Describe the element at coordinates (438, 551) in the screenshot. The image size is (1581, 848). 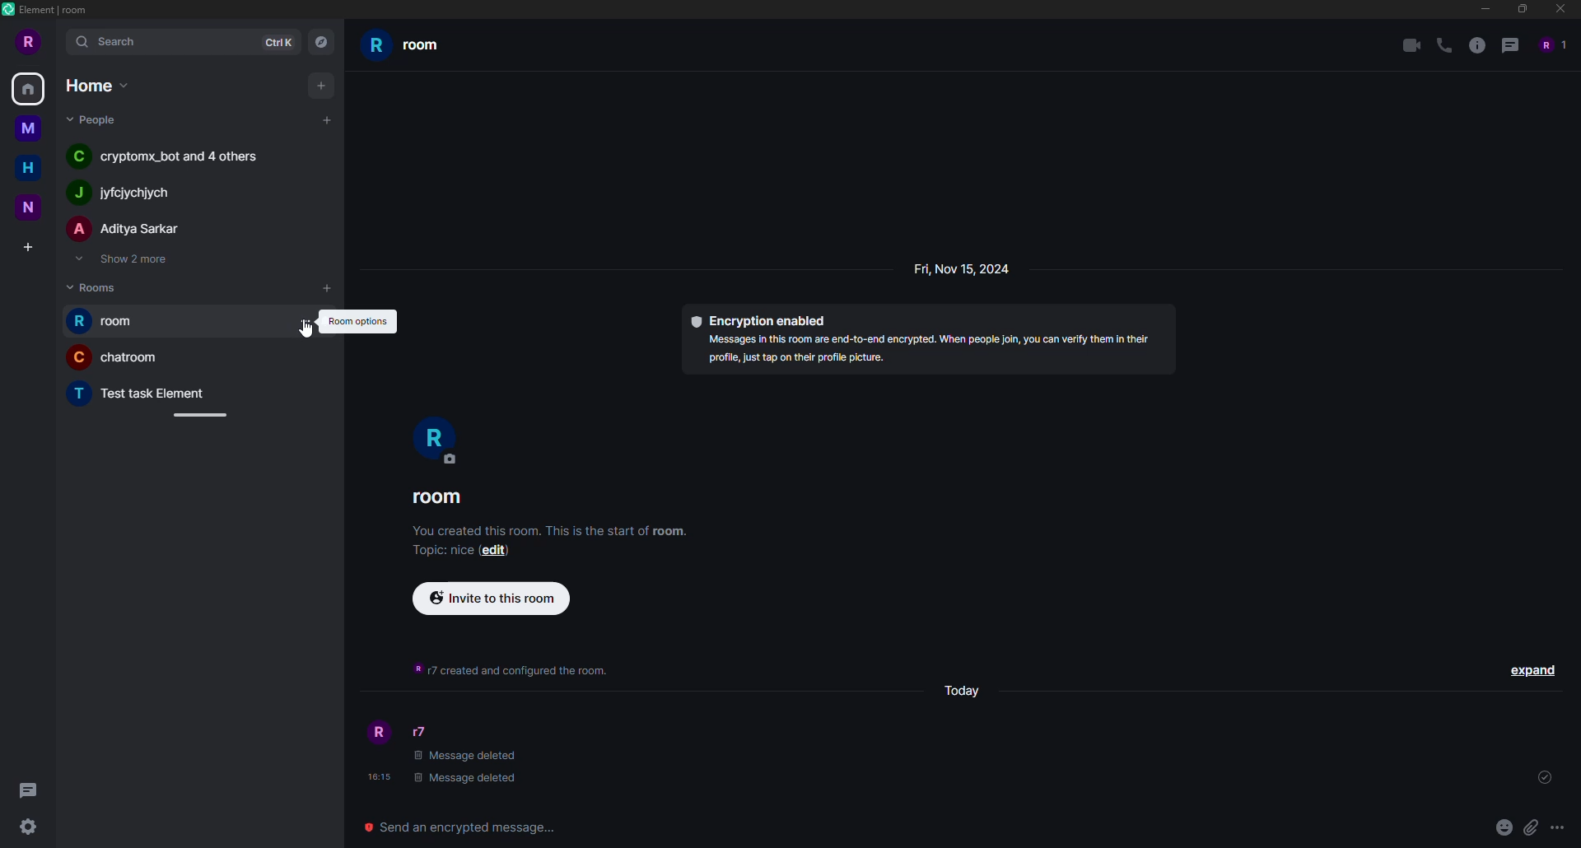
I see `topic` at that location.